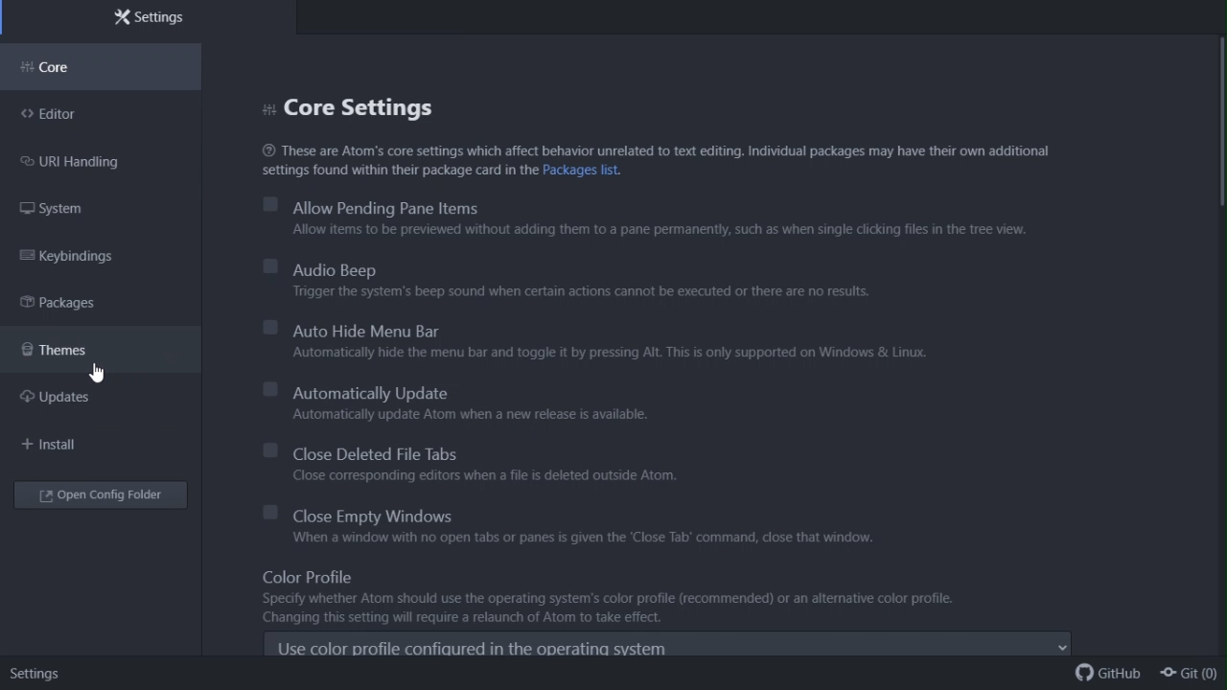  I want to click on packages, so click(80, 302).